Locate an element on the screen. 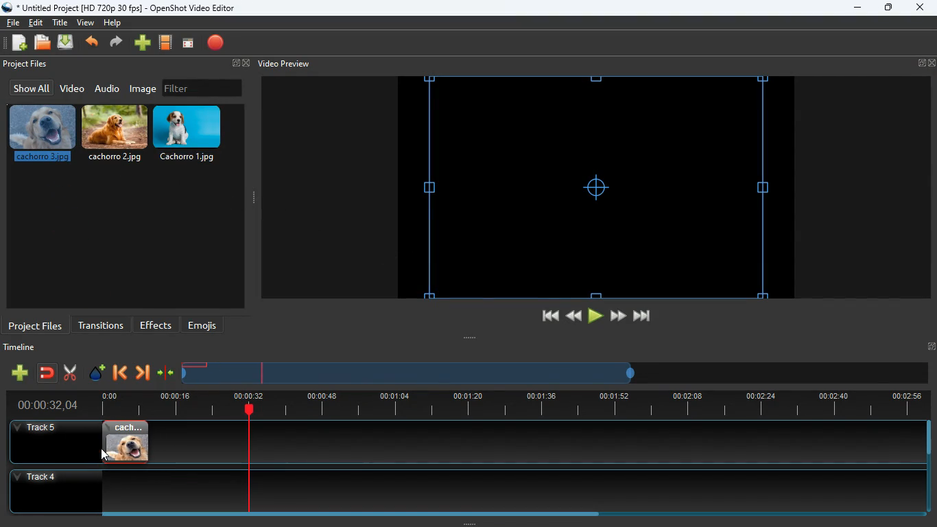 This screenshot has width=937, height=527. record is located at coordinates (217, 44).